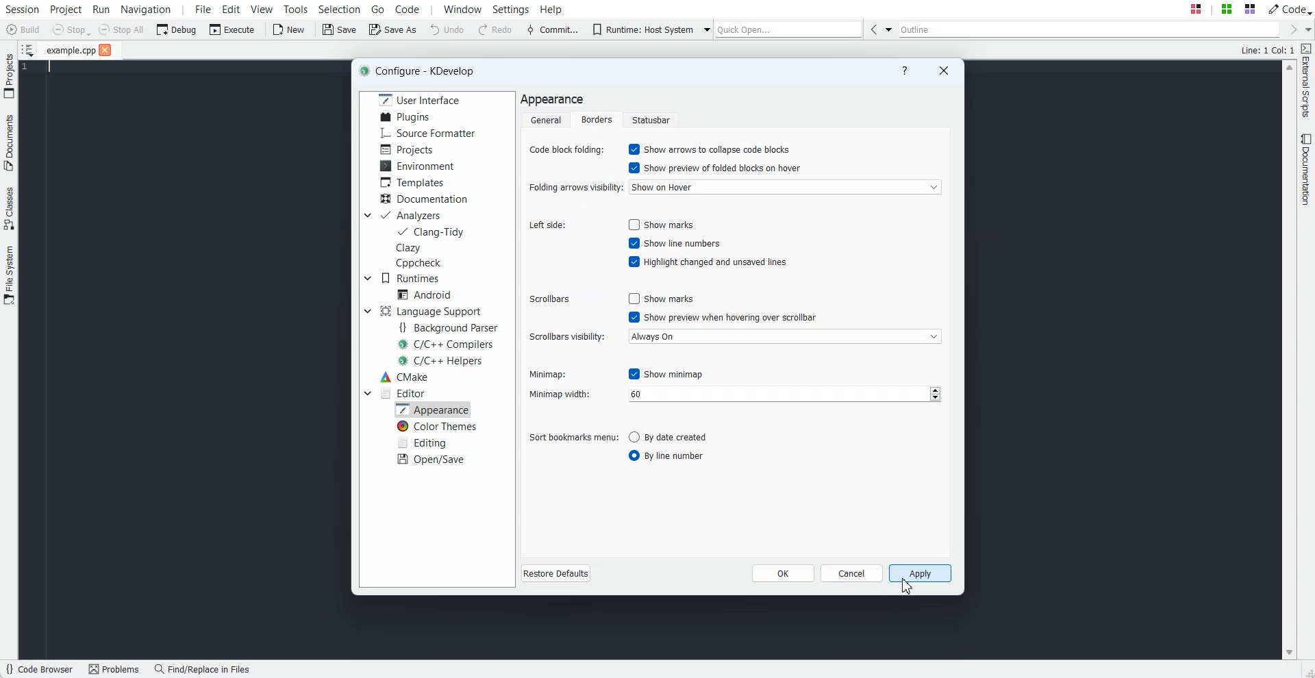 This screenshot has width=1315, height=678. Describe the element at coordinates (547, 375) in the screenshot. I see `Minimap` at that location.